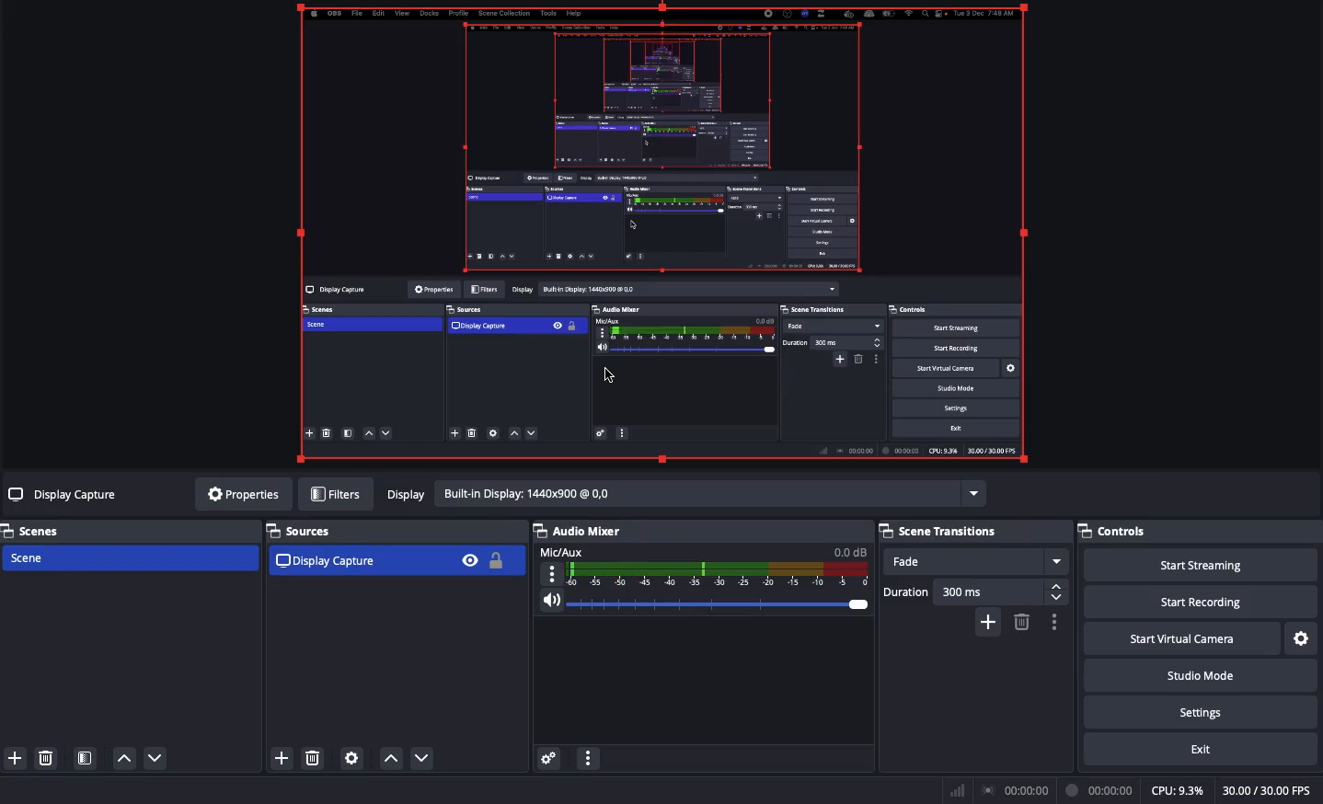  What do you see at coordinates (684, 498) in the screenshot?
I see `display` at bounding box center [684, 498].